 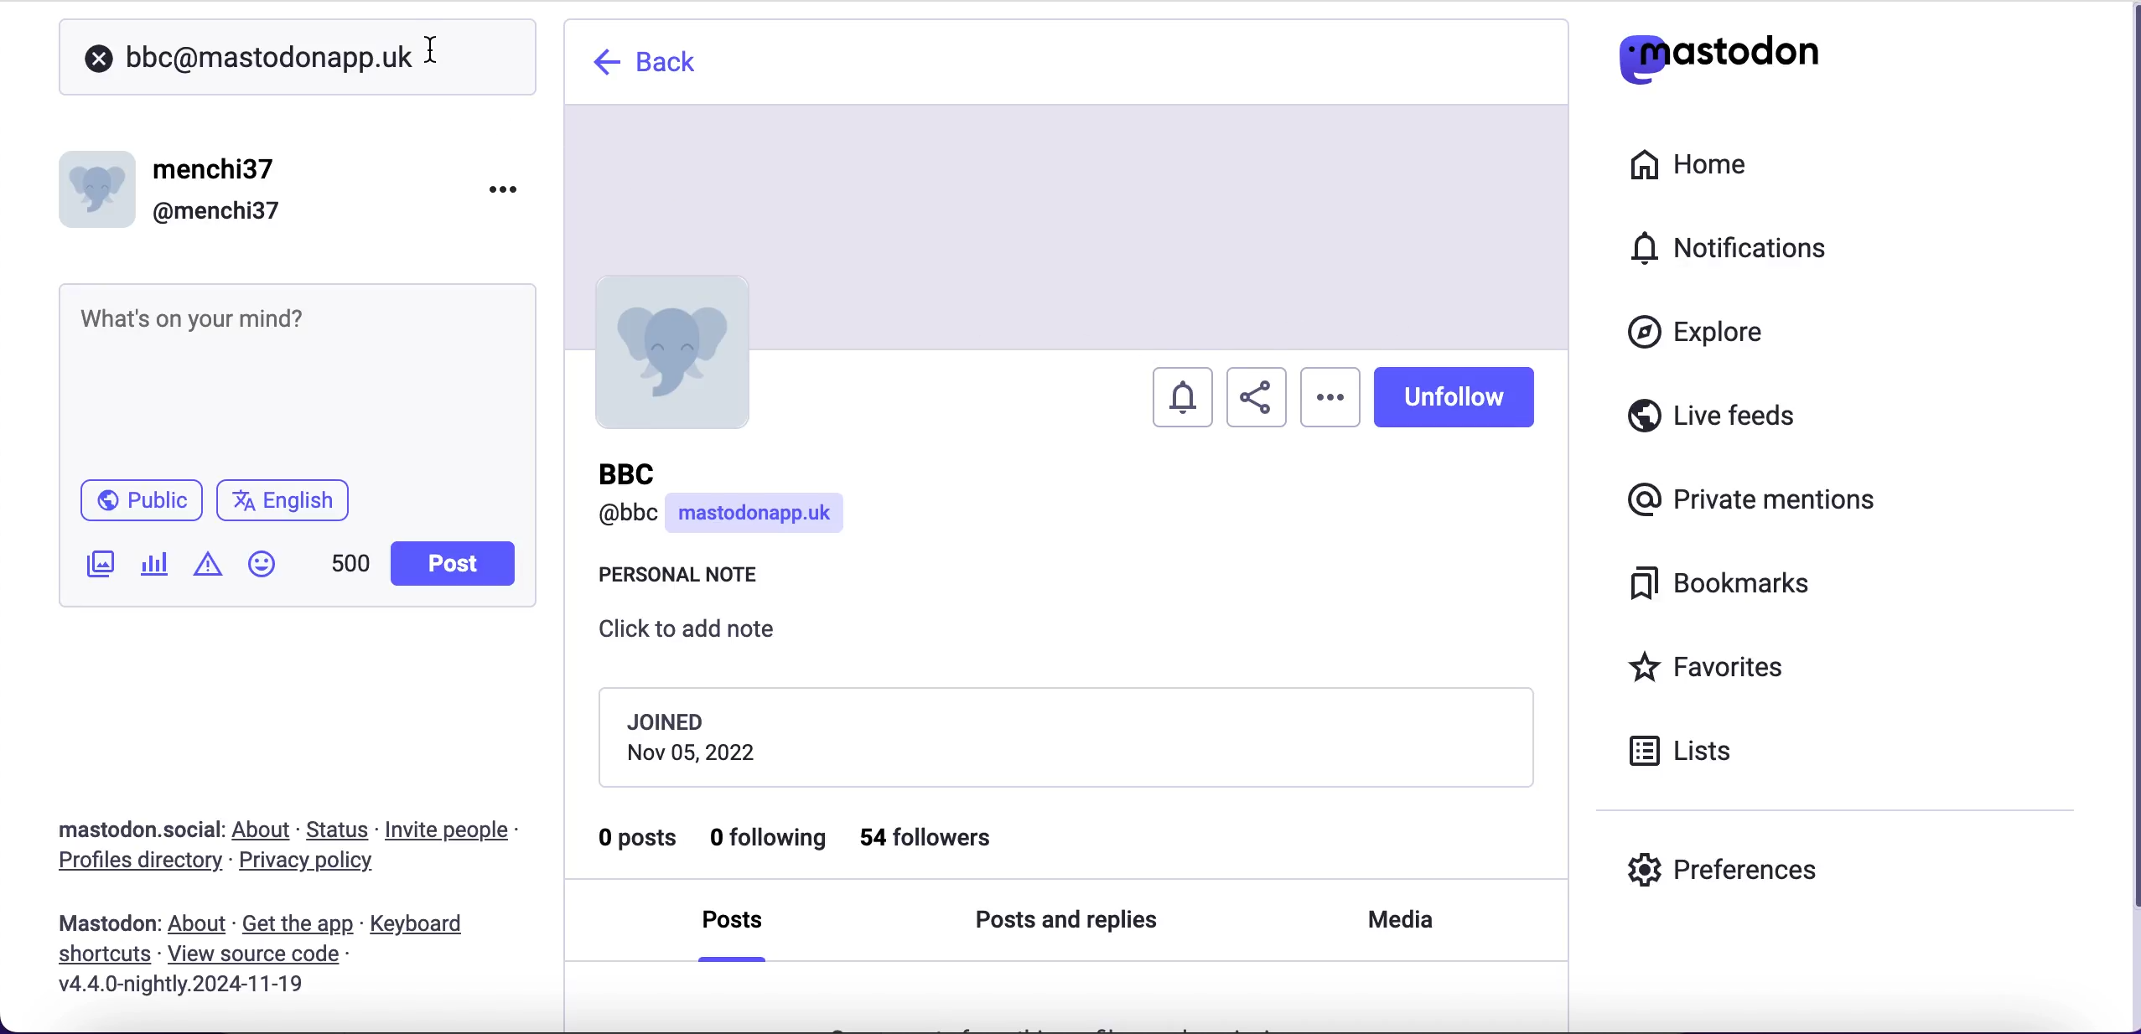 I want to click on click to add note, so click(x=701, y=635).